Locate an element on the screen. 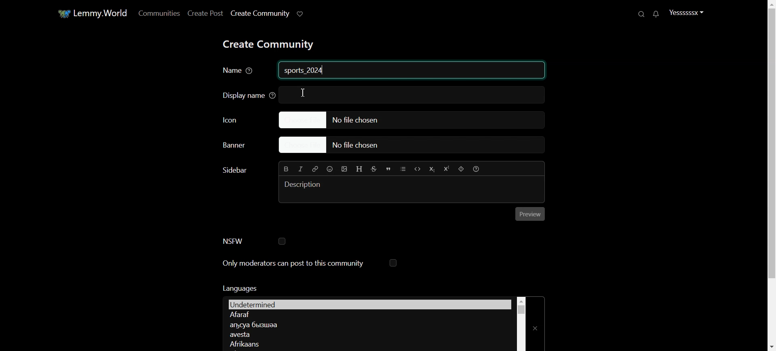  List is located at coordinates (403, 169).